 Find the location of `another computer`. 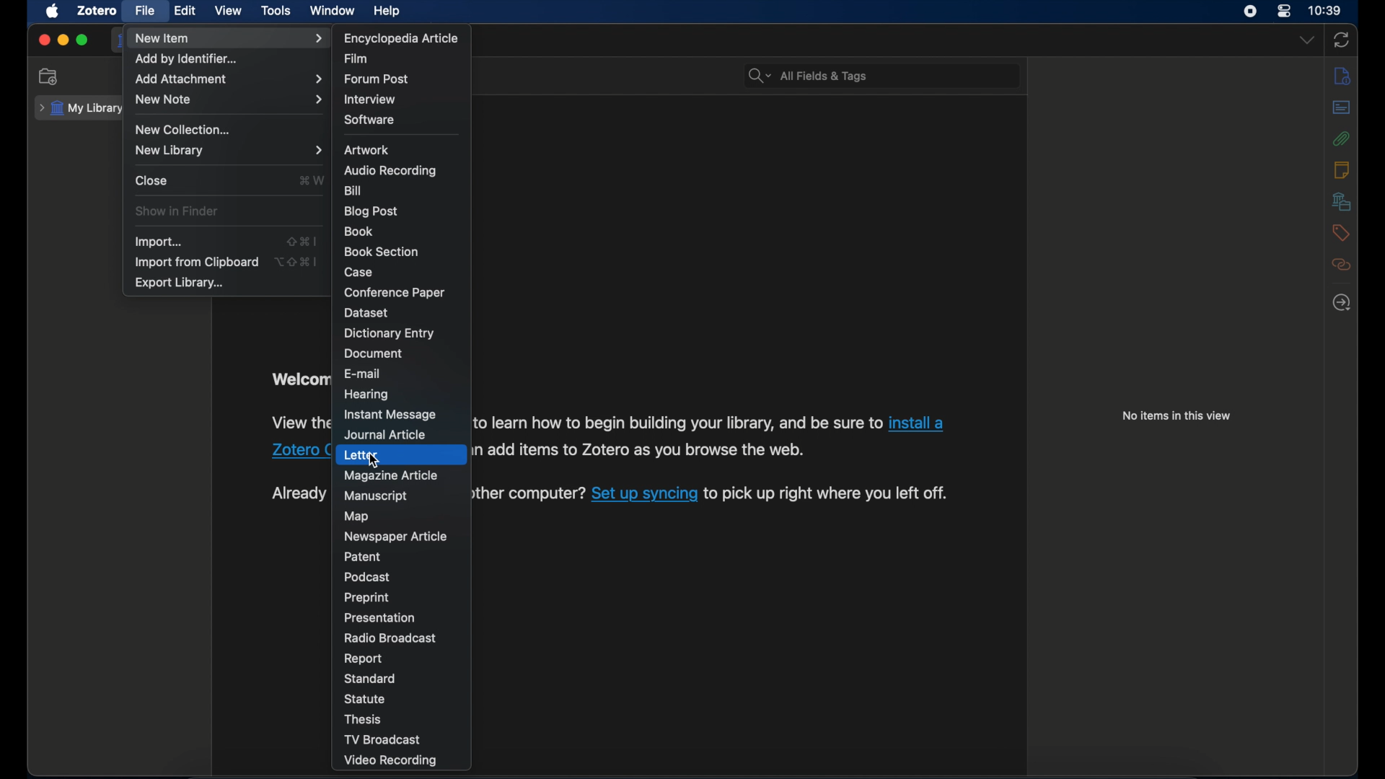

another computer is located at coordinates (529, 494).